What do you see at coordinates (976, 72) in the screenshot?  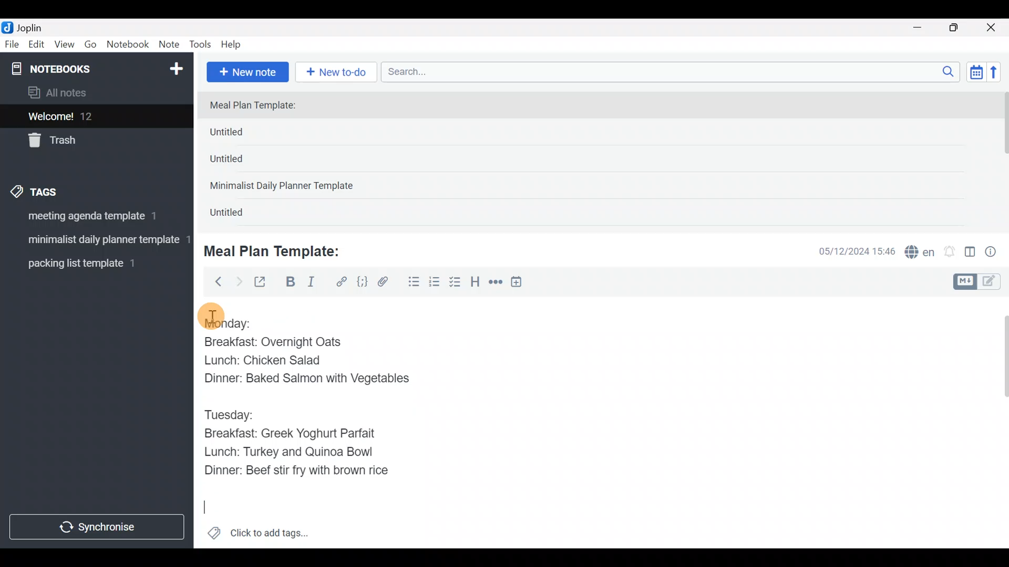 I see `Toggle sort order` at bounding box center [976, 72].